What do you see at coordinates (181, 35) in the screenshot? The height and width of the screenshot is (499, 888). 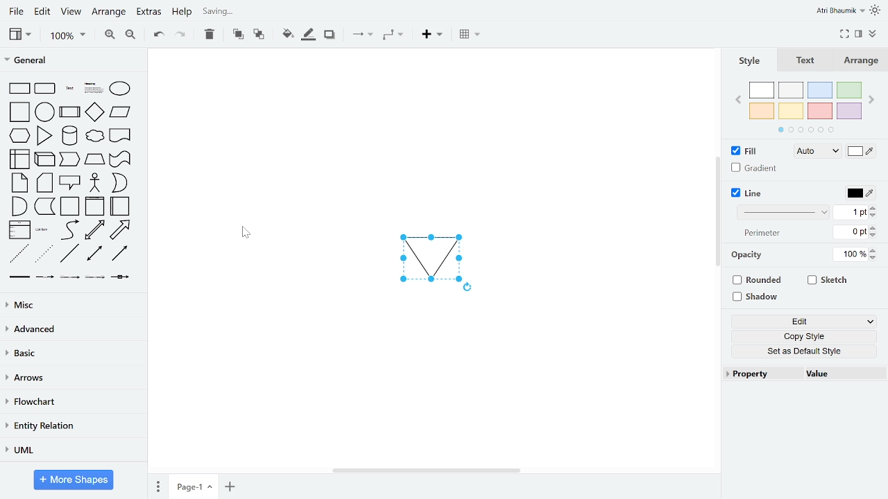 I see `redo` at bounding box center [181, 35].